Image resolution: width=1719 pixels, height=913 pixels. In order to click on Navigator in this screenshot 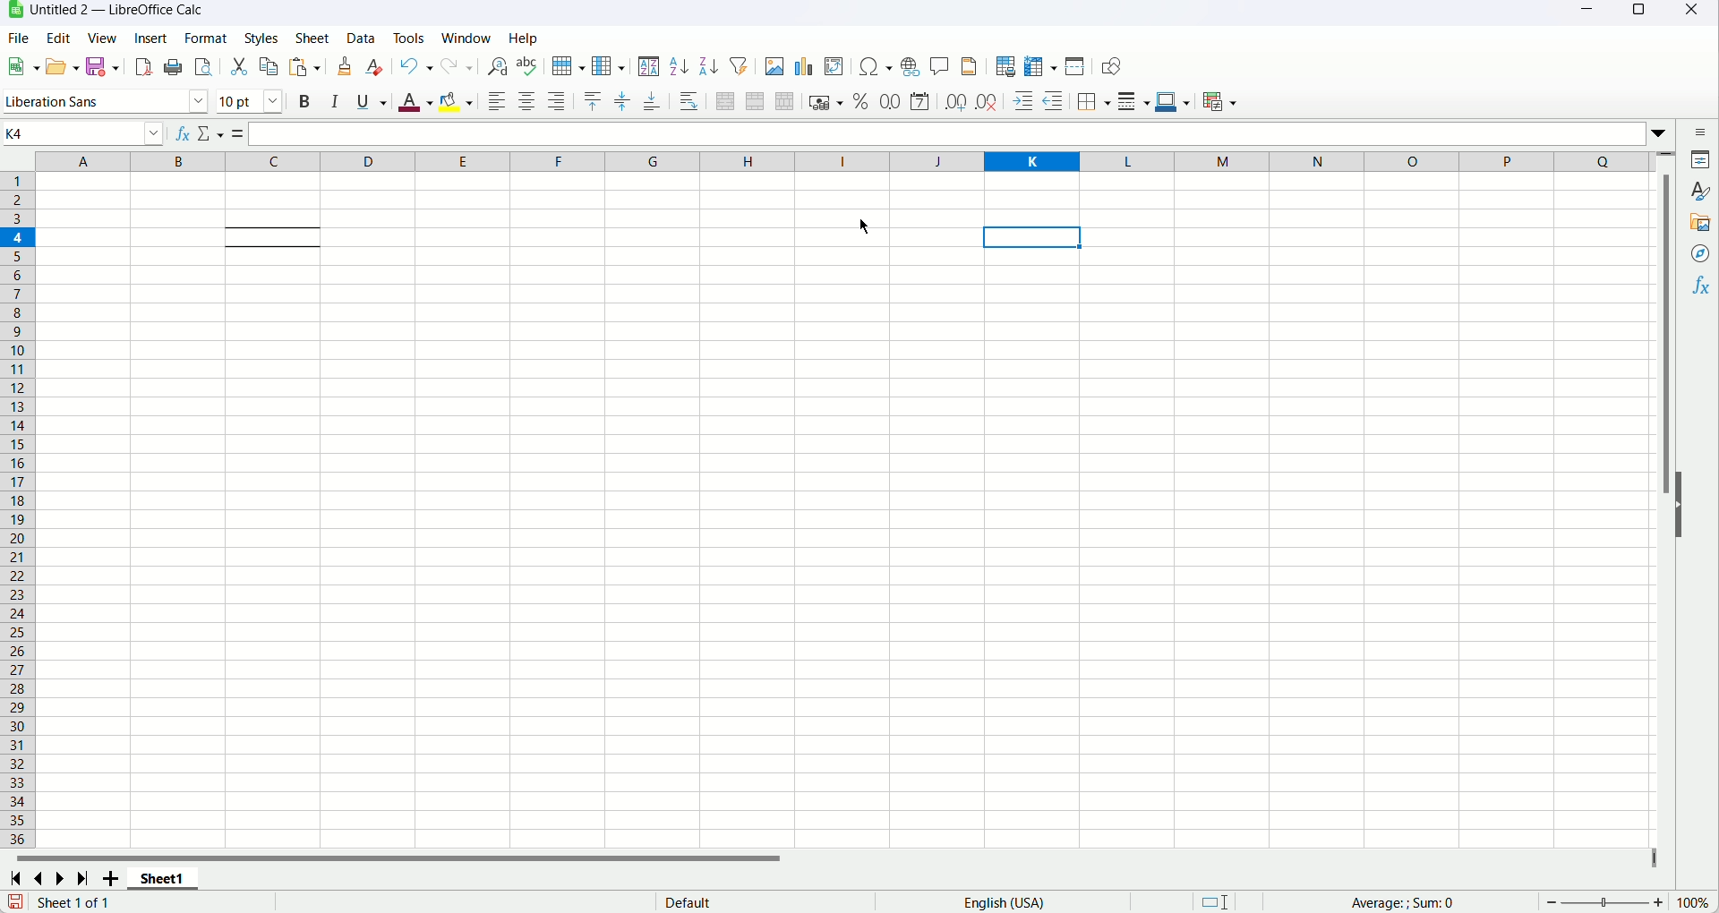, I will do `click(1702, 255)`.